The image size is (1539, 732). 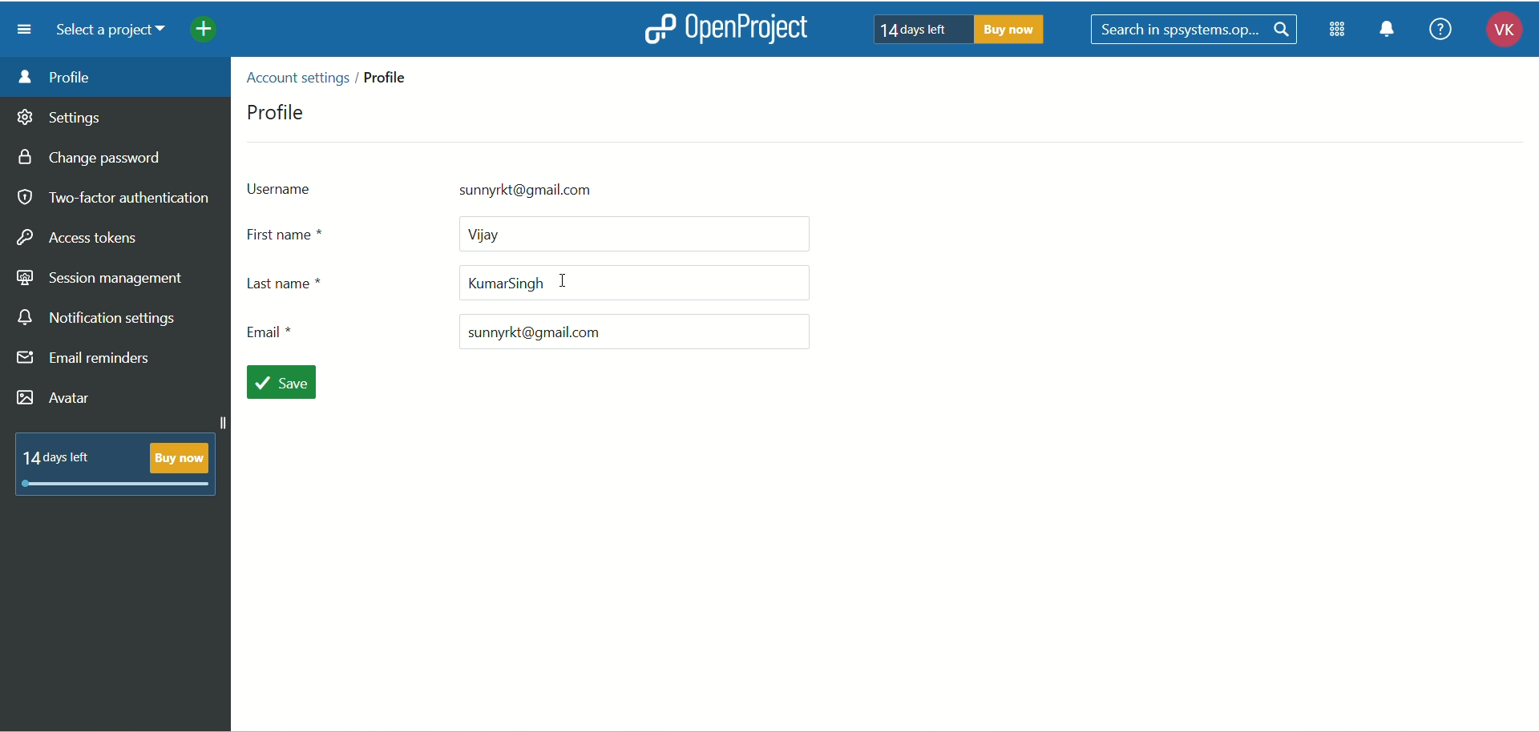 I want to click on save, so click(x=287, y=384).